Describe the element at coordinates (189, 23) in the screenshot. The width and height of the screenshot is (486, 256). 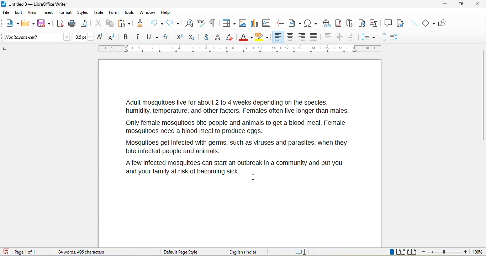
I see `find and replace` at that location.